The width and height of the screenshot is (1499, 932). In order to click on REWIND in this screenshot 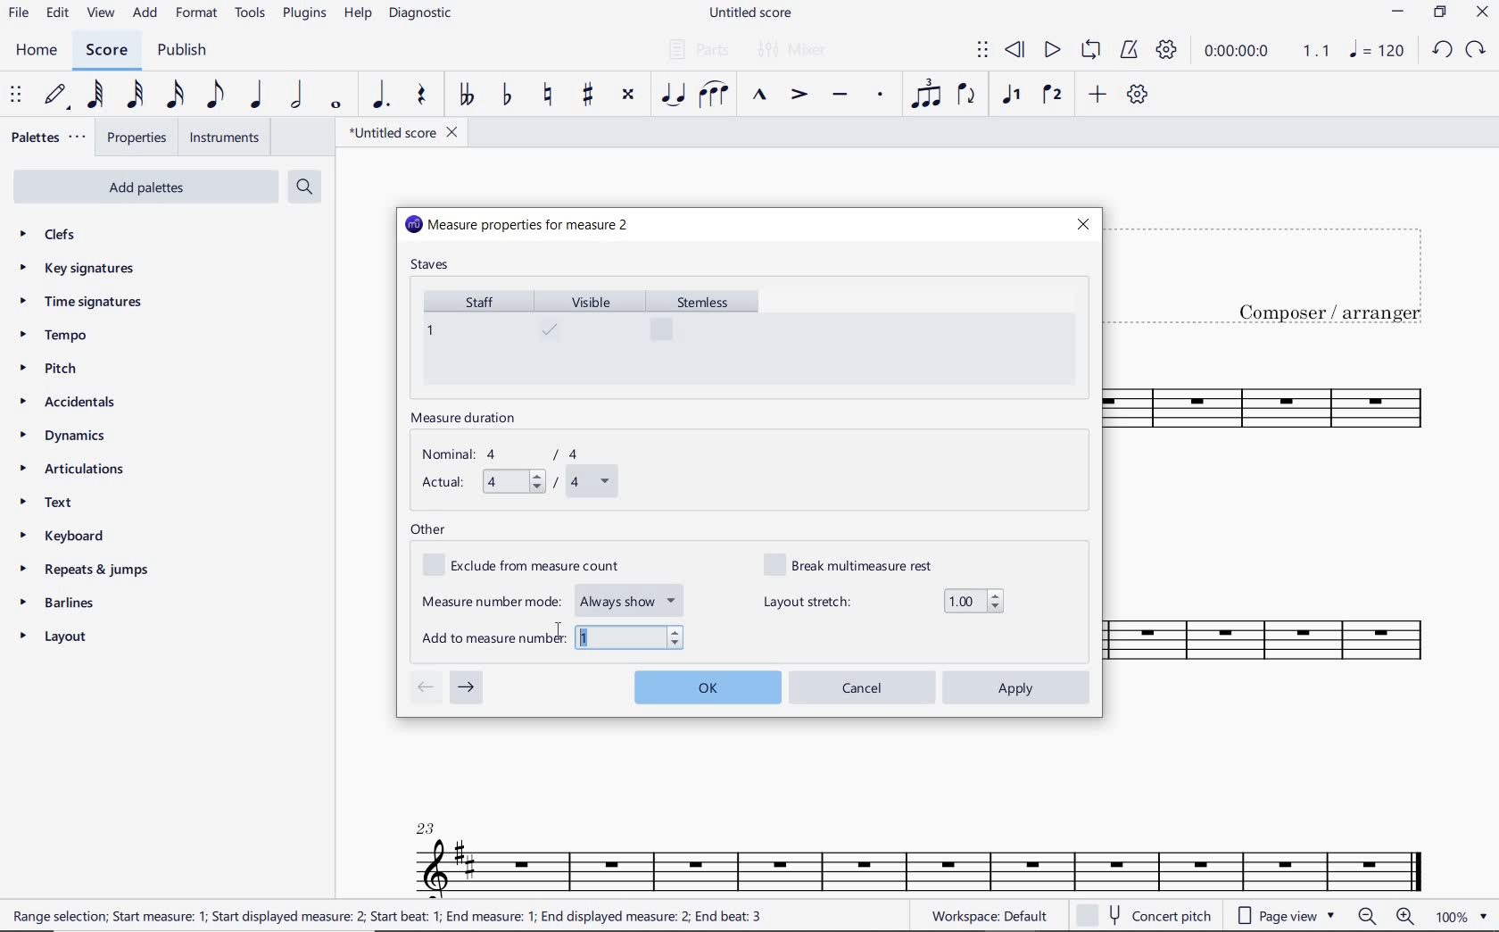, I will do `click(1015, 51)`.